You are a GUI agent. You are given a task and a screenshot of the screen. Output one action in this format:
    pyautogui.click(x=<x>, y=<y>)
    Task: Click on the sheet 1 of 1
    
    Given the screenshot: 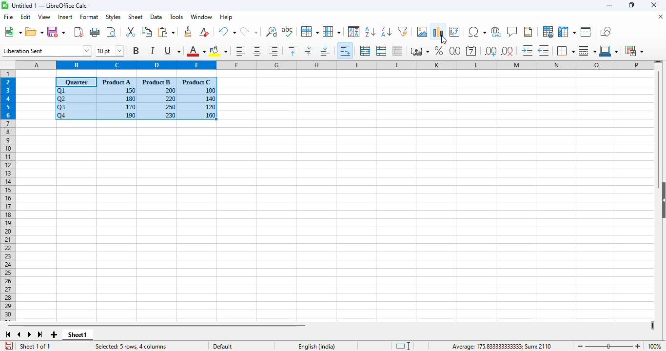 What is the action you would take?
    pyautogui.click(x=36, y=347)
    